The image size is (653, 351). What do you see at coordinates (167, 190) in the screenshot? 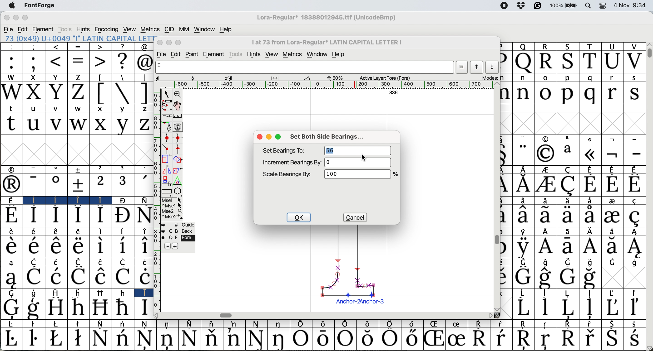
I see `rectangles and ellipse` at bounding box center [167, 190].